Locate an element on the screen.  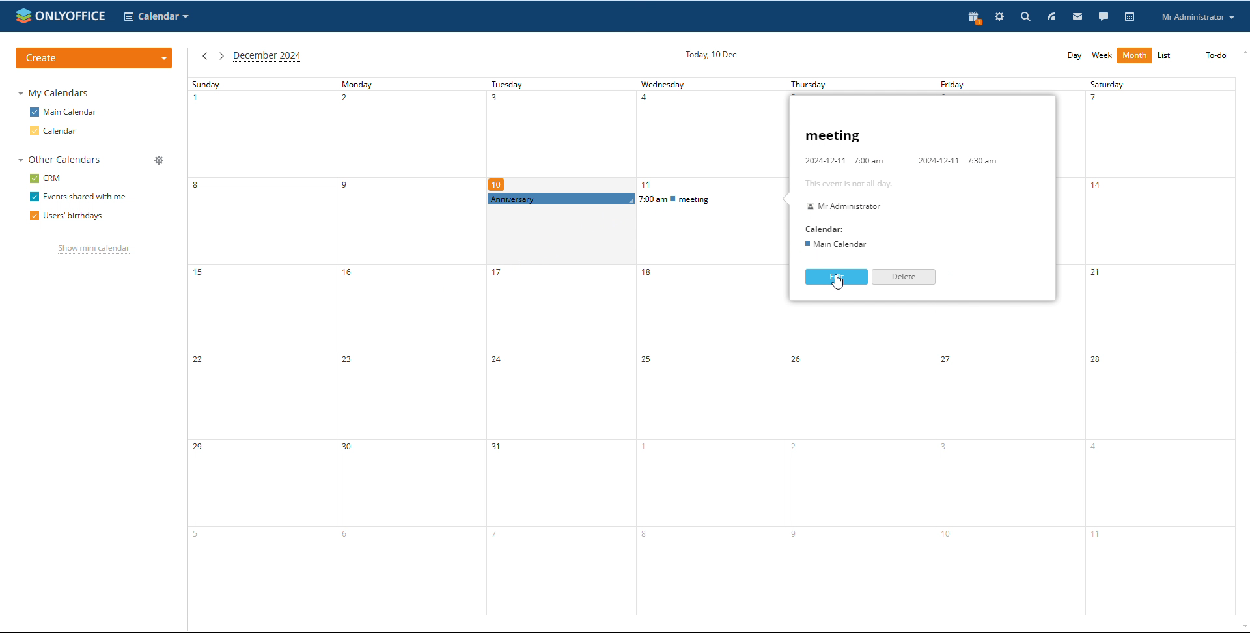
scheduled events is located at coordinates (637, 199).